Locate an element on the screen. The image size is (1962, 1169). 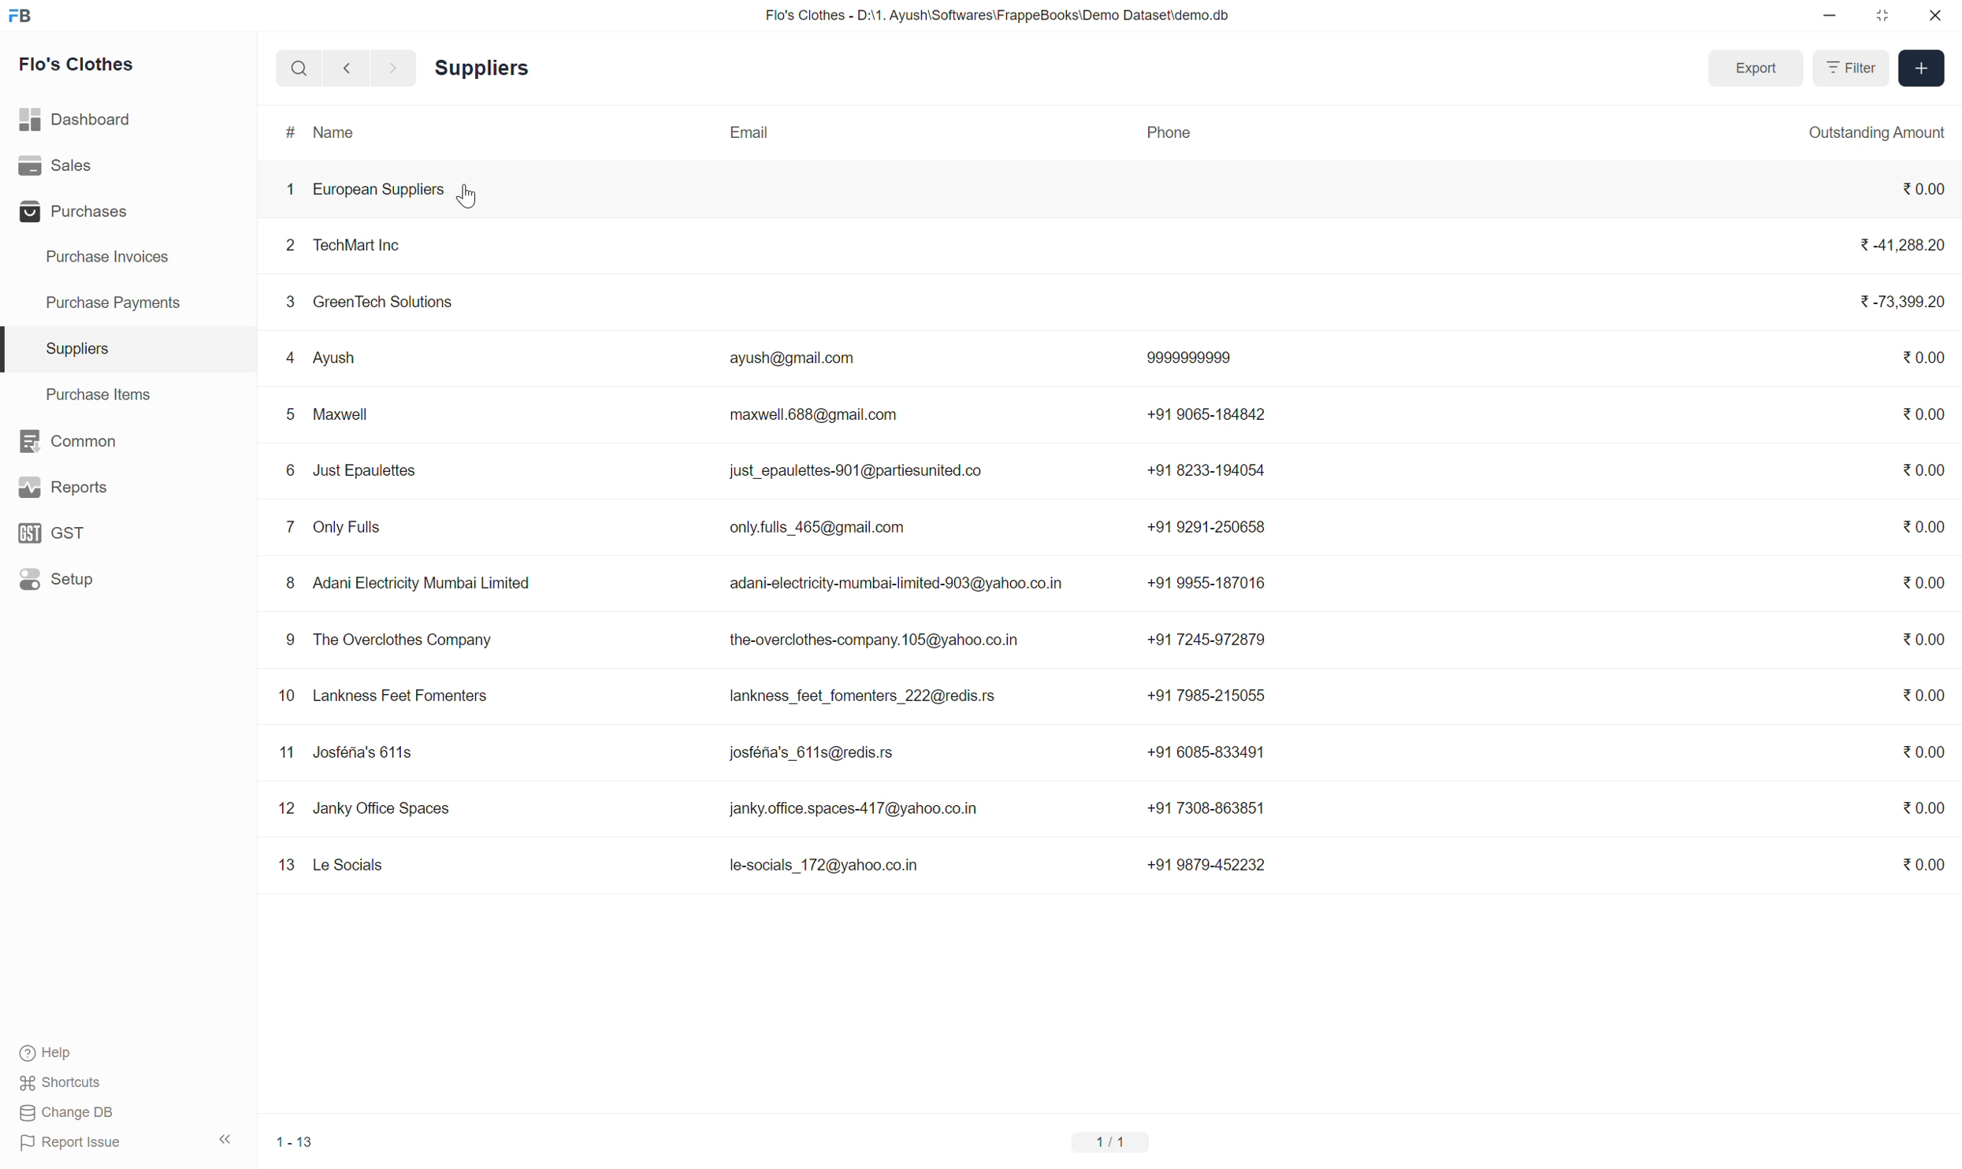
20.00 is located at coordinates (1916, 521).